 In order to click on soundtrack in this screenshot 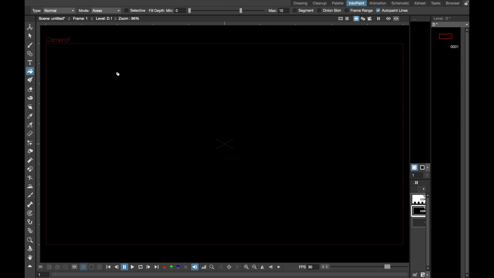, I will do `click(195, 267)`.